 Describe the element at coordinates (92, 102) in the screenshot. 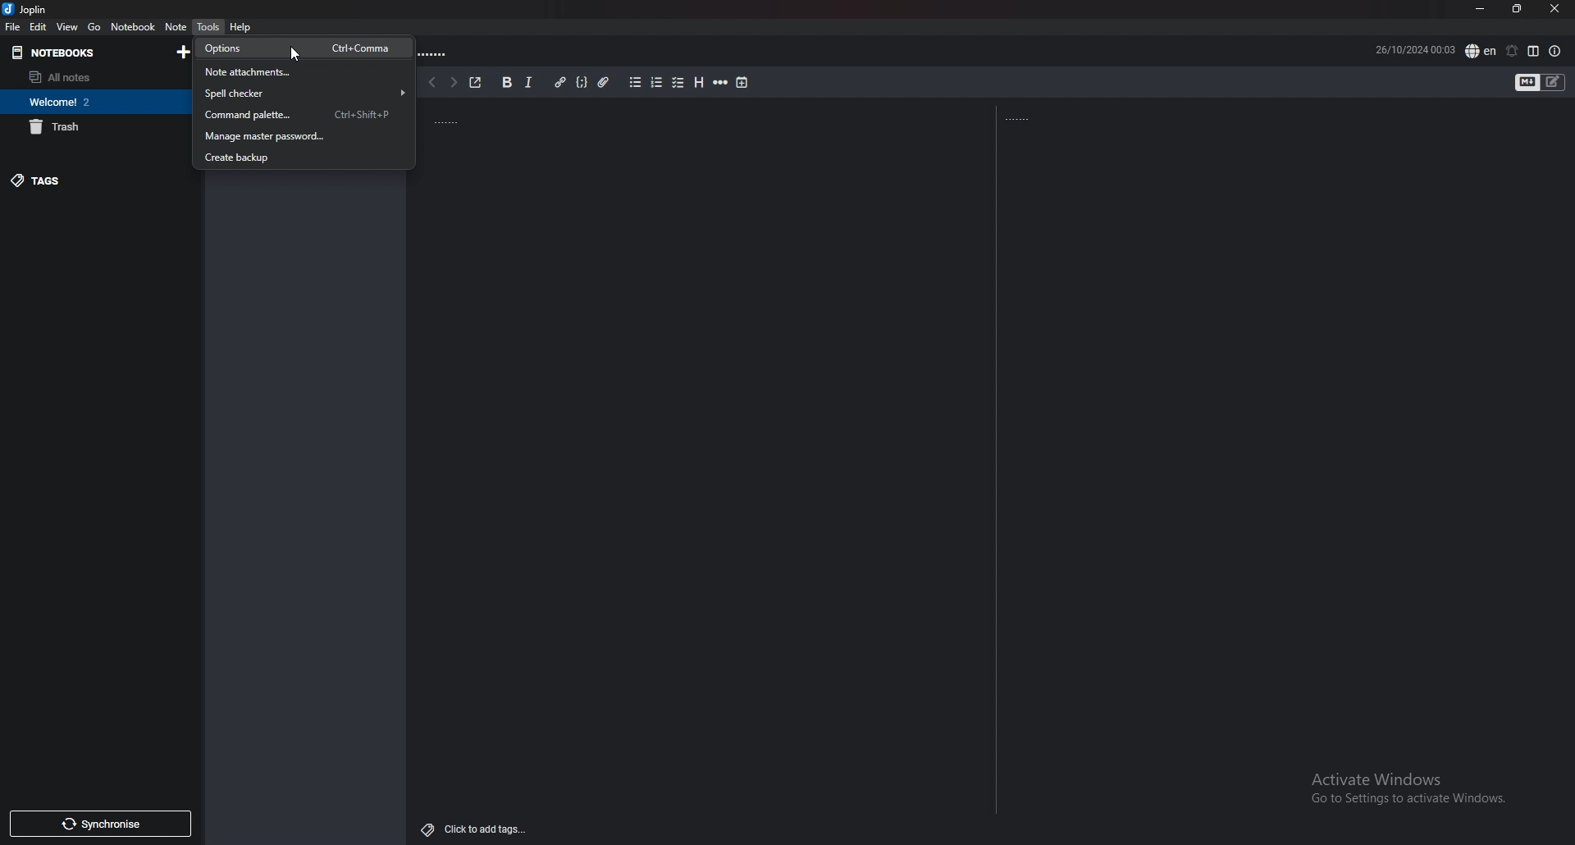

I see `welcome` at that location.